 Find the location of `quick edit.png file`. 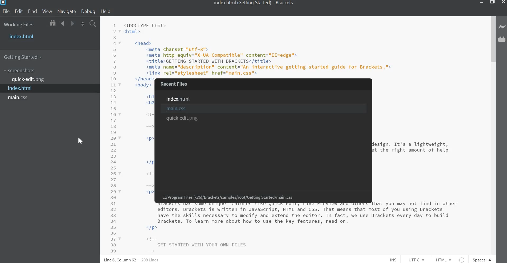

quick edit.png file is located at coordinates (182, 119).